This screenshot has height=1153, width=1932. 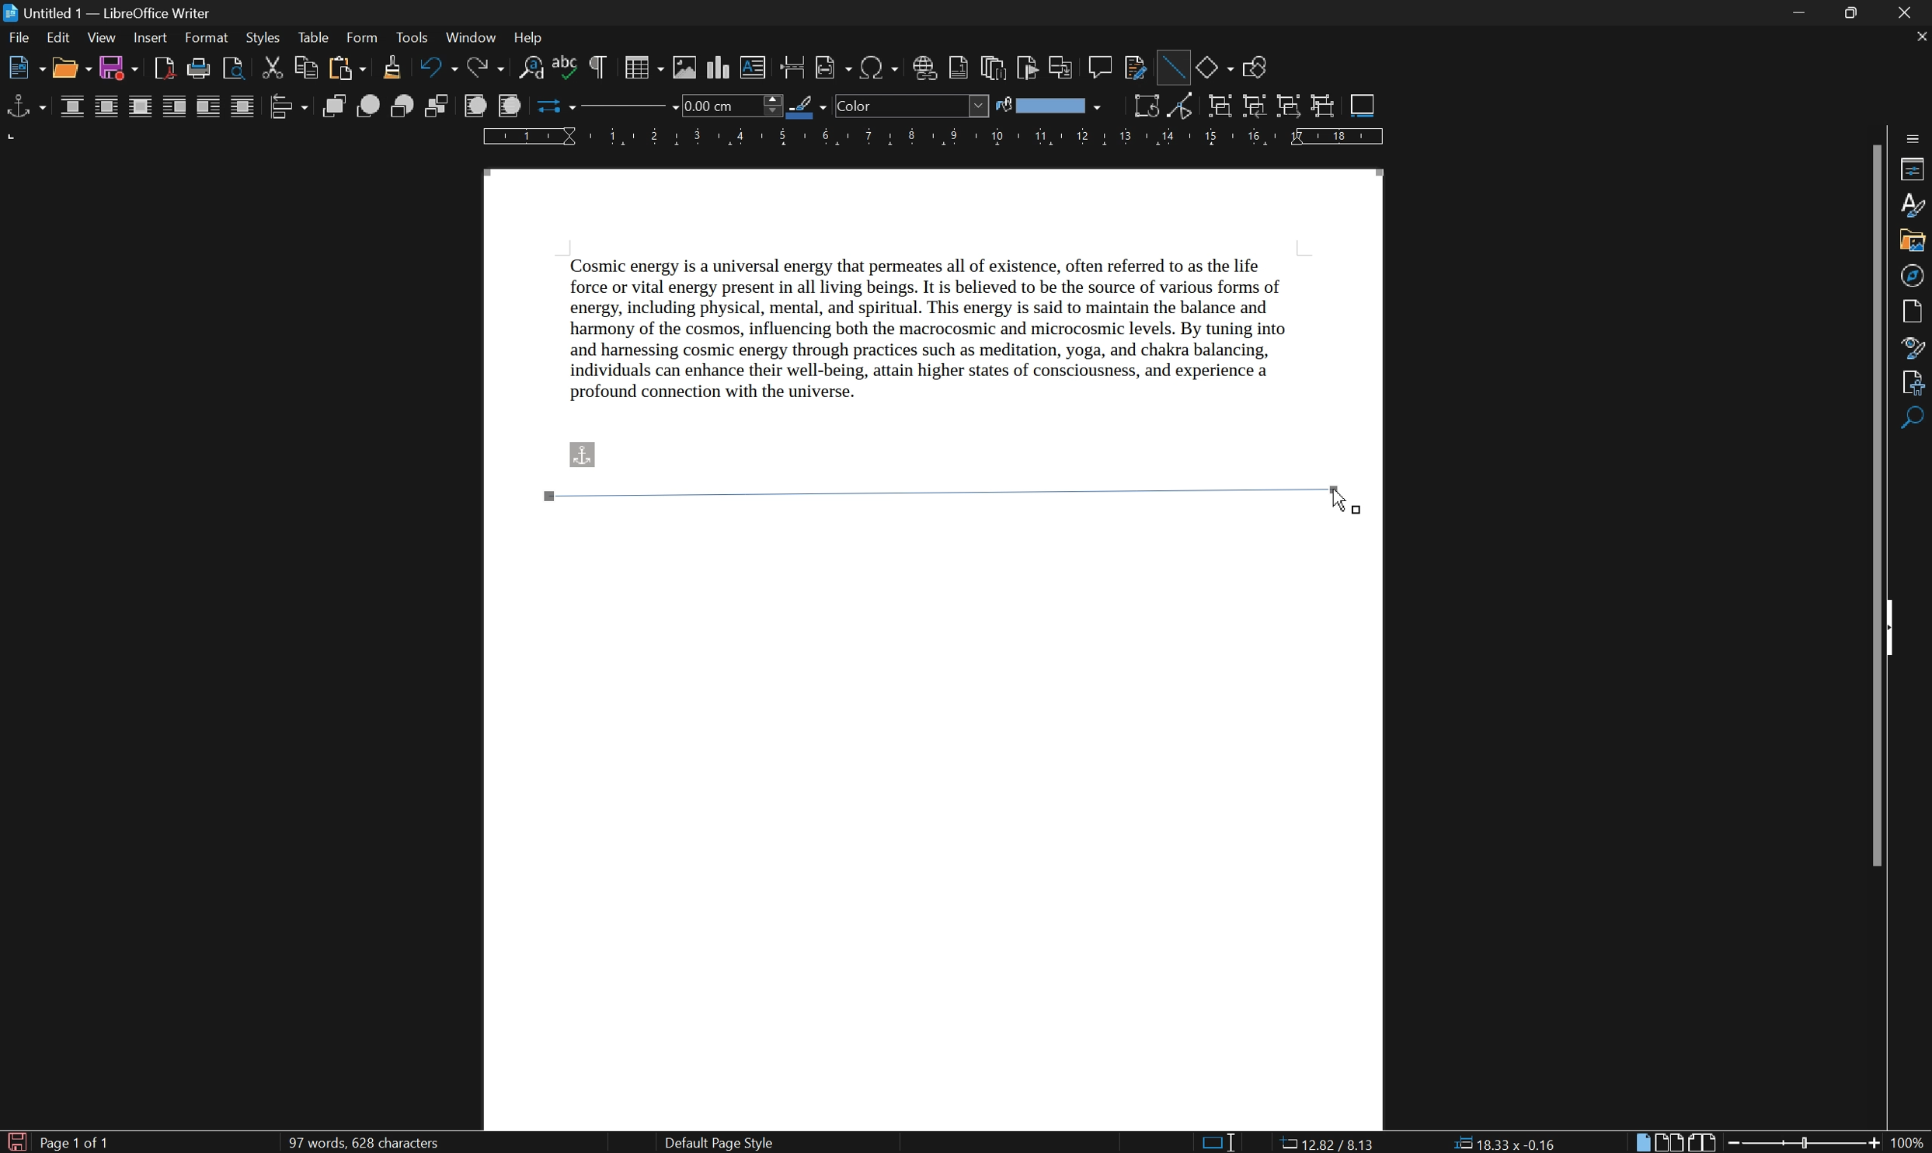 I want to click on tools, so click(x=413, y=38).